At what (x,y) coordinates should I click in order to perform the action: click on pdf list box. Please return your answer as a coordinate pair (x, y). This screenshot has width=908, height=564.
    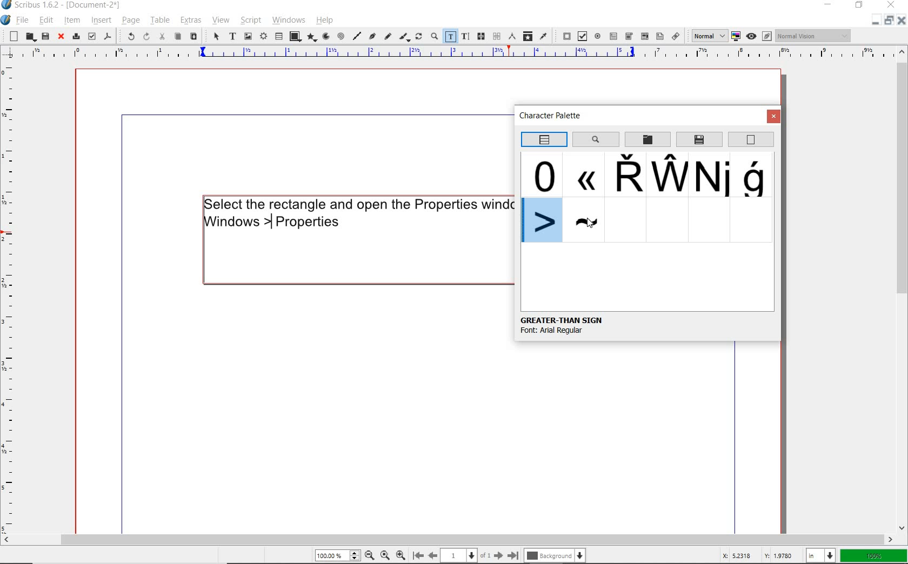
    Looking at the image, I should click on (645, 37).